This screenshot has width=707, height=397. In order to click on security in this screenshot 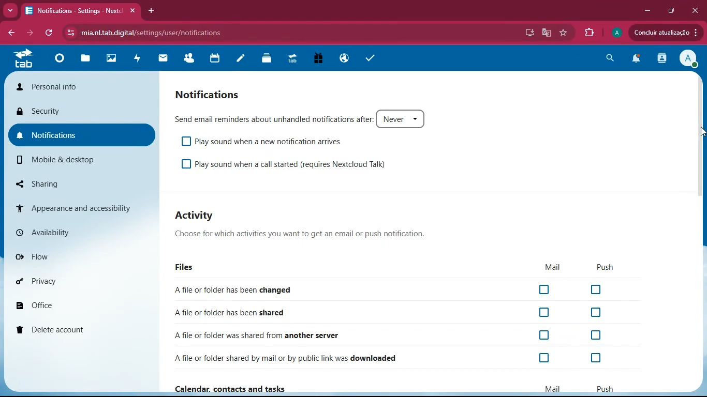, I will do `click(77, 110)`.